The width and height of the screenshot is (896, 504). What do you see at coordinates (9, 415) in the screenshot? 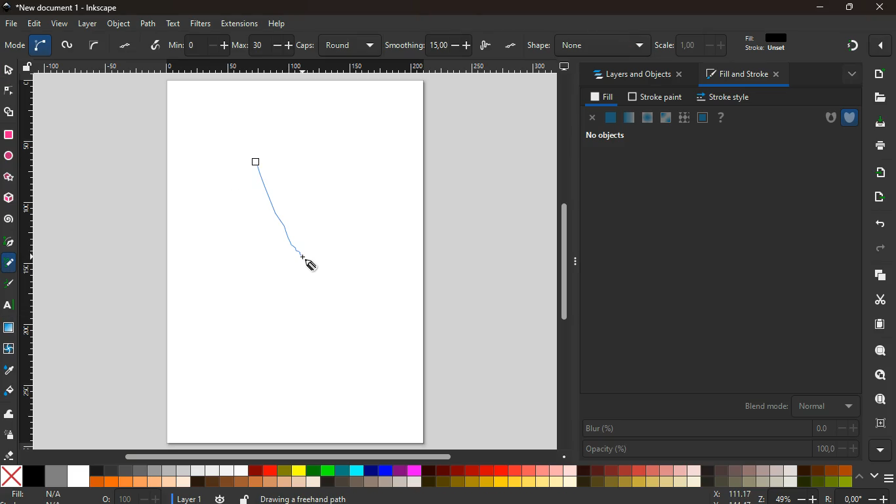
I see `wave` at bounding box center [9, 415].